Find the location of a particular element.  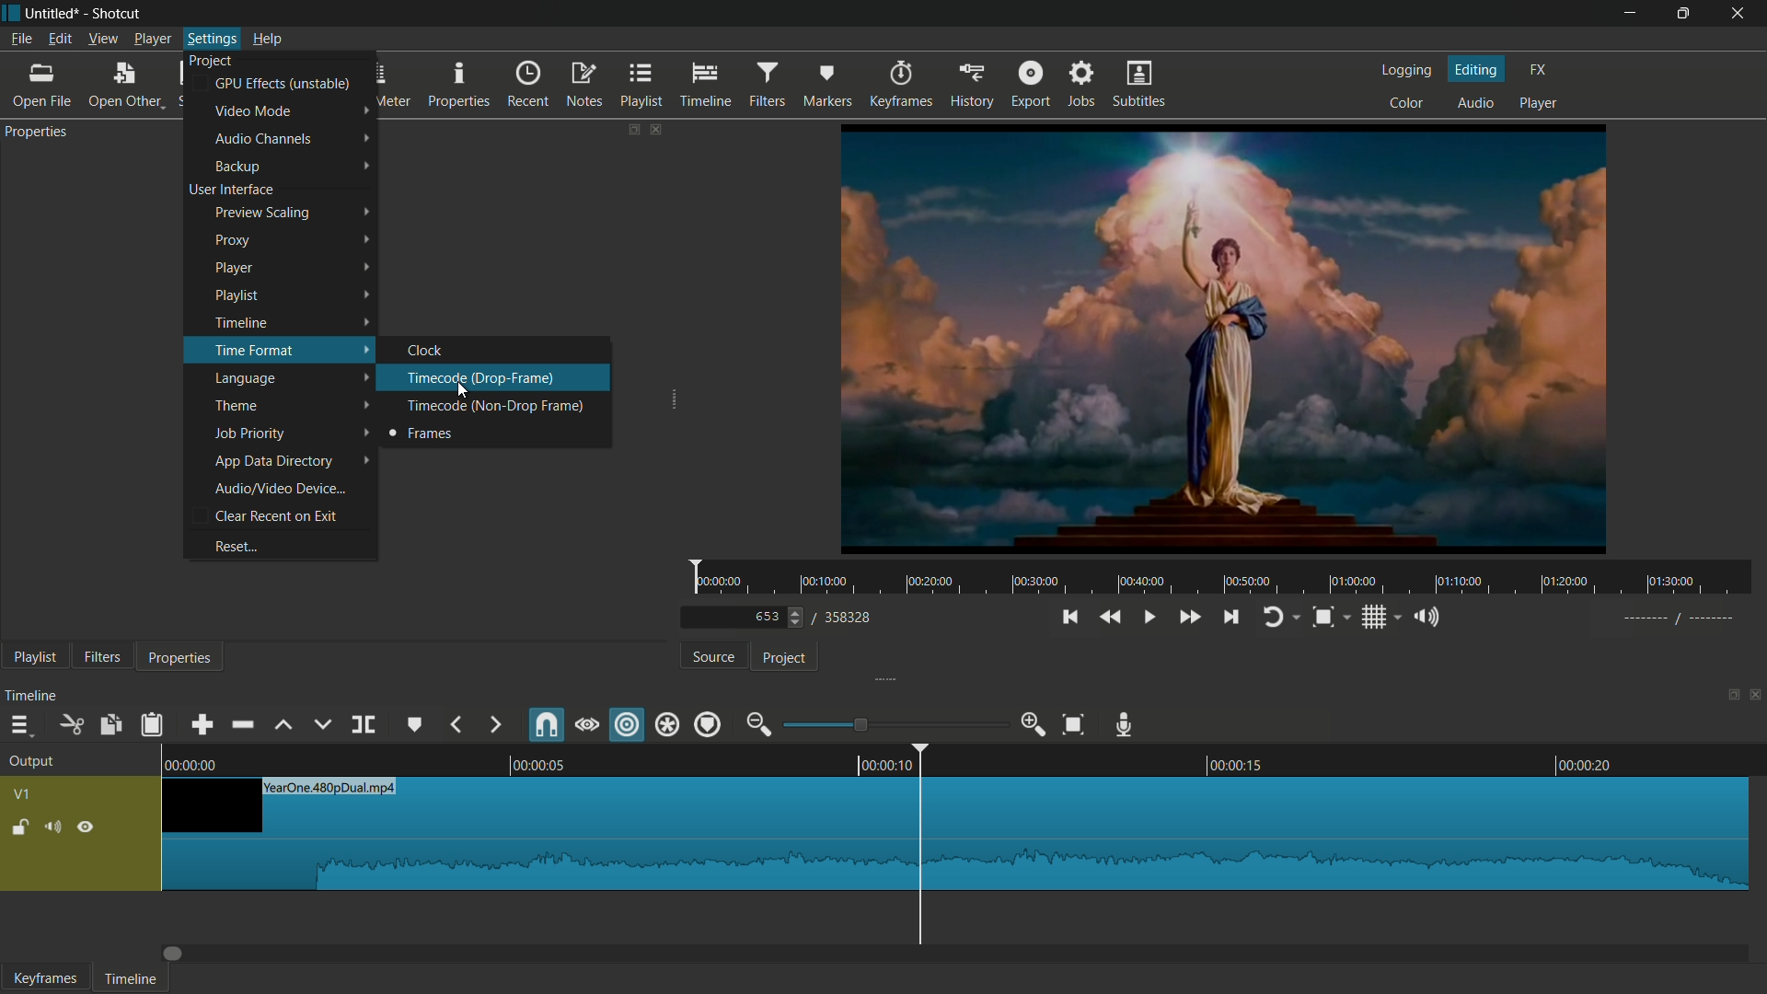

user interface is located at coordinates (231, 190).